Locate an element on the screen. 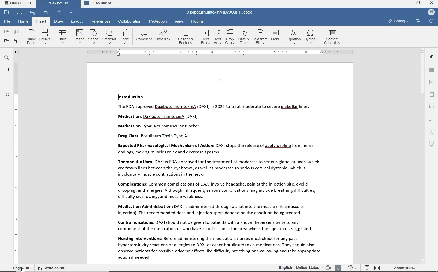 Image resolution: width=438 pixels, height=272 pixels. text art is located at coordinates (217, 37).